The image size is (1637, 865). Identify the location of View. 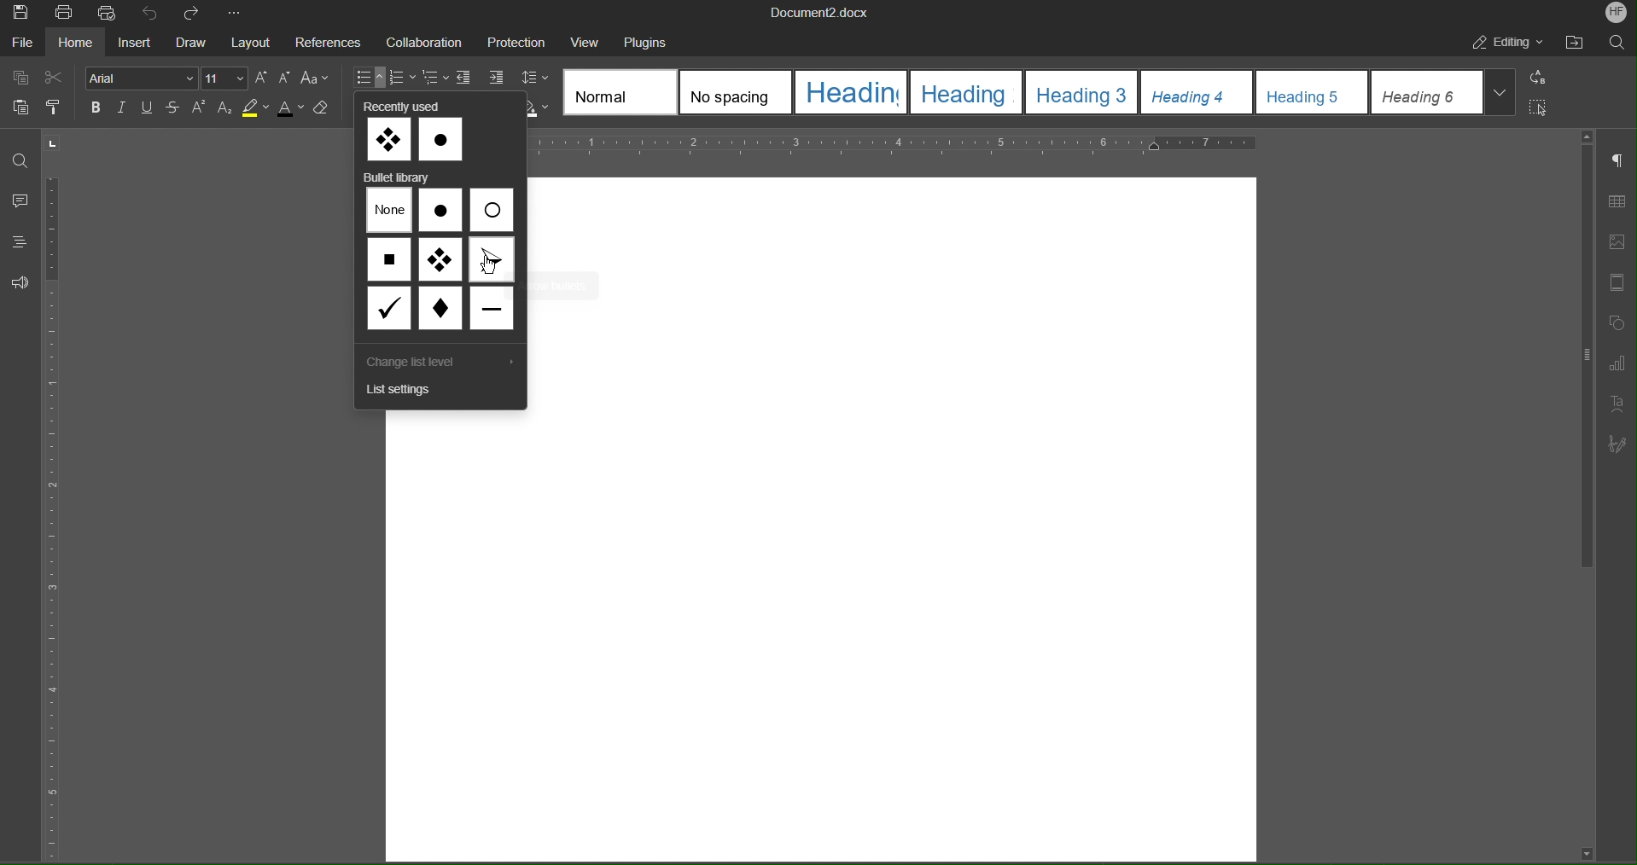
(586, 42).